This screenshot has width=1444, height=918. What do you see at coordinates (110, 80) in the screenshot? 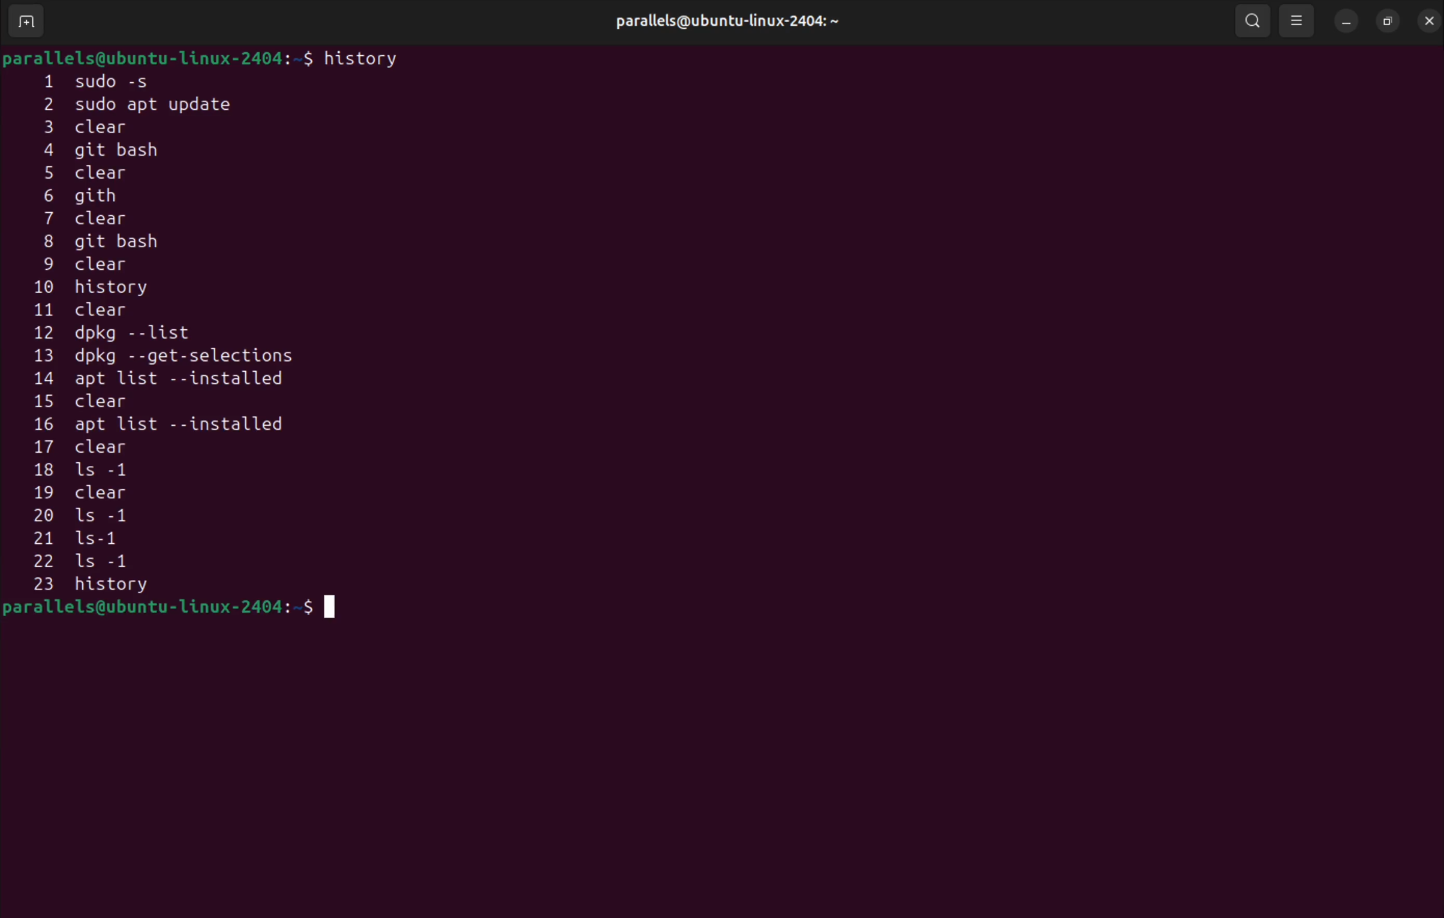
I see `1 sudo -s` at bounding box center [110, 80].